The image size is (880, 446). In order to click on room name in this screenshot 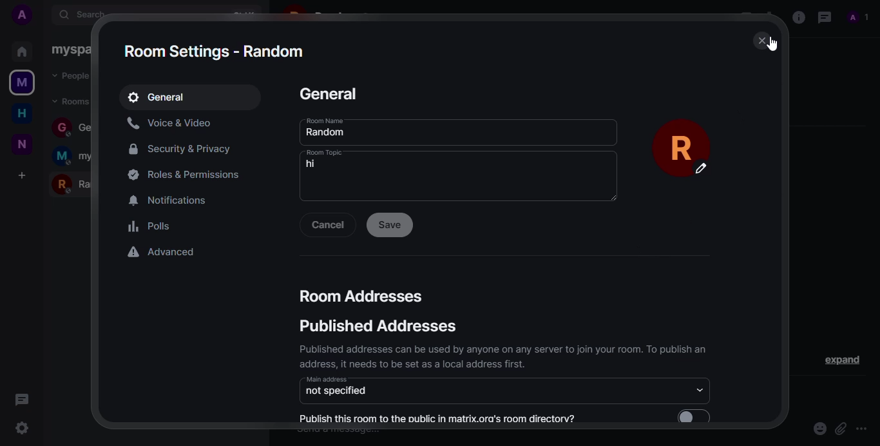, I will do `click(327, 117)`.